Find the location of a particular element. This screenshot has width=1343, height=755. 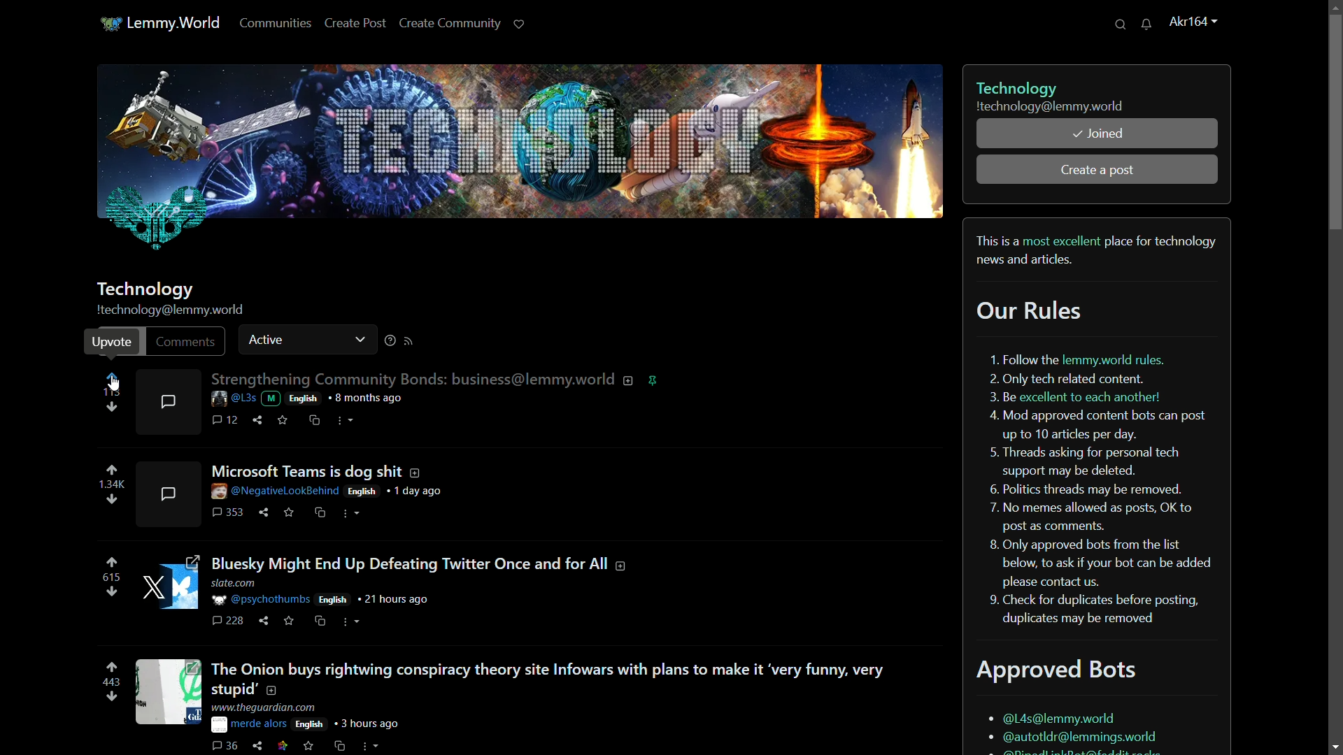

post details is located at coordinates (317, 715).